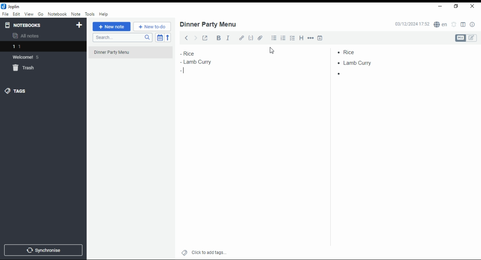  Describe the element at coordinates (104, 14) in the screenshot. I see `help` at that location.